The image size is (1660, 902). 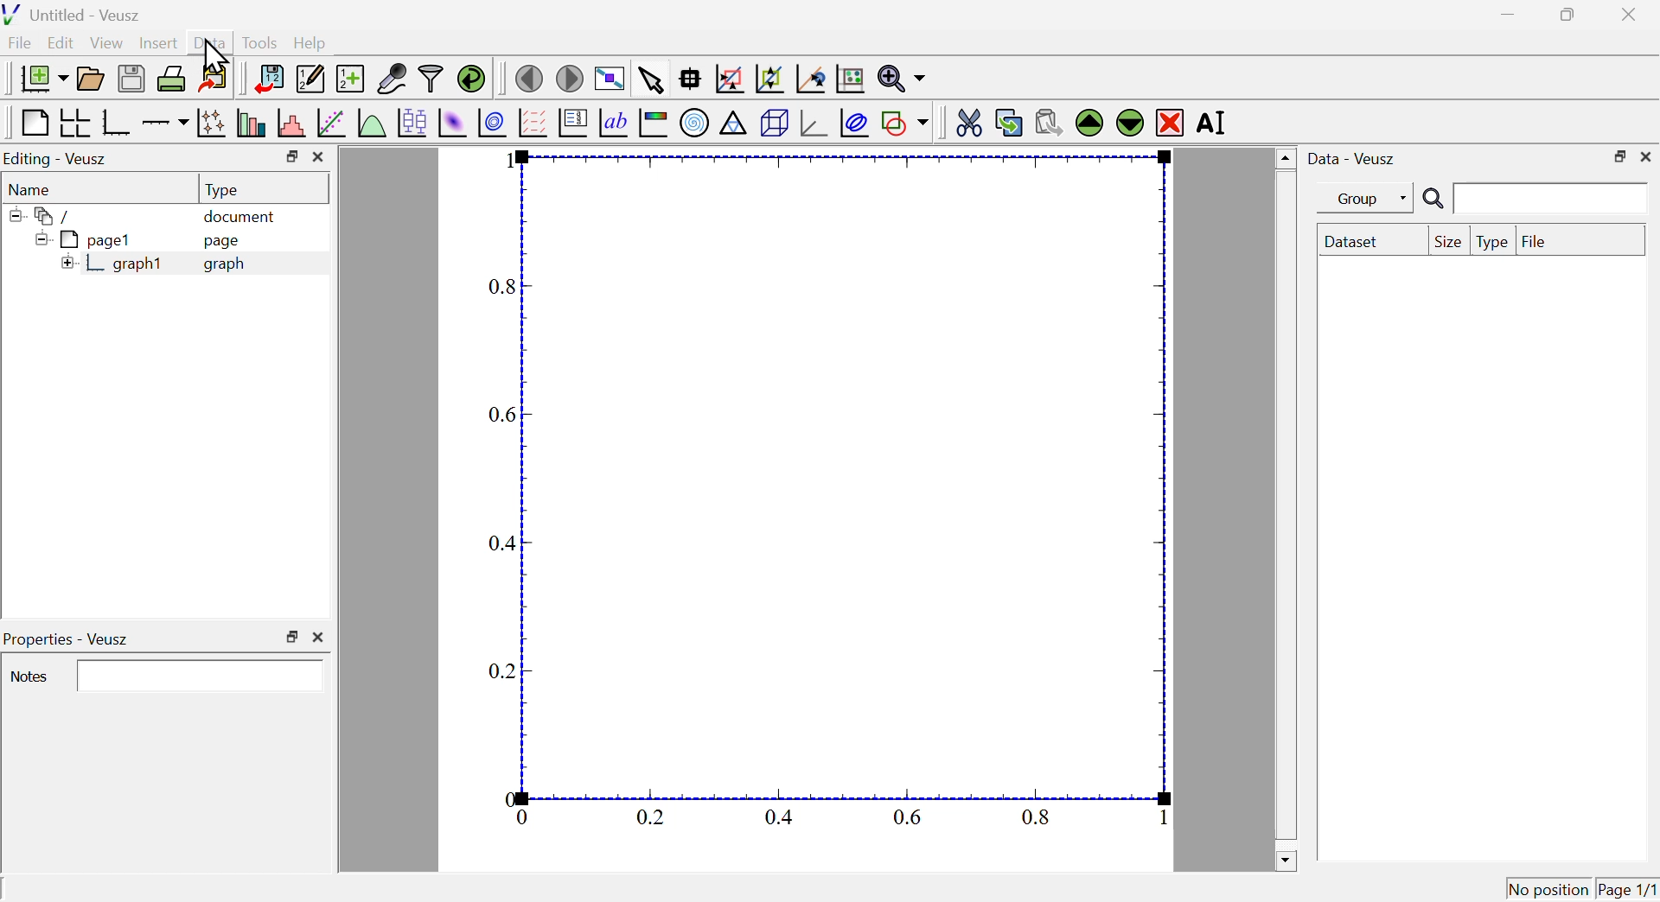 I want to click on close, so click(x=1646, y=156).